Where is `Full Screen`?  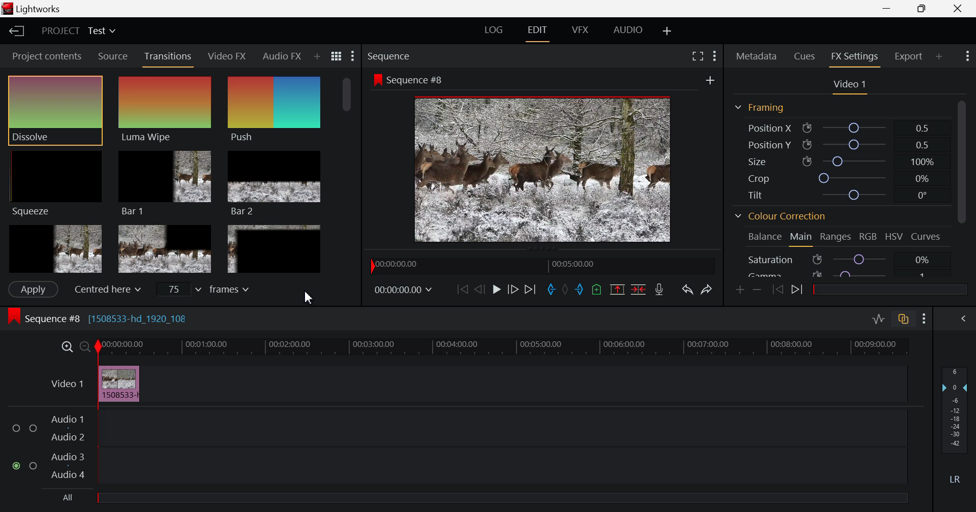
Full Screen is located at coordinates (697, 57).